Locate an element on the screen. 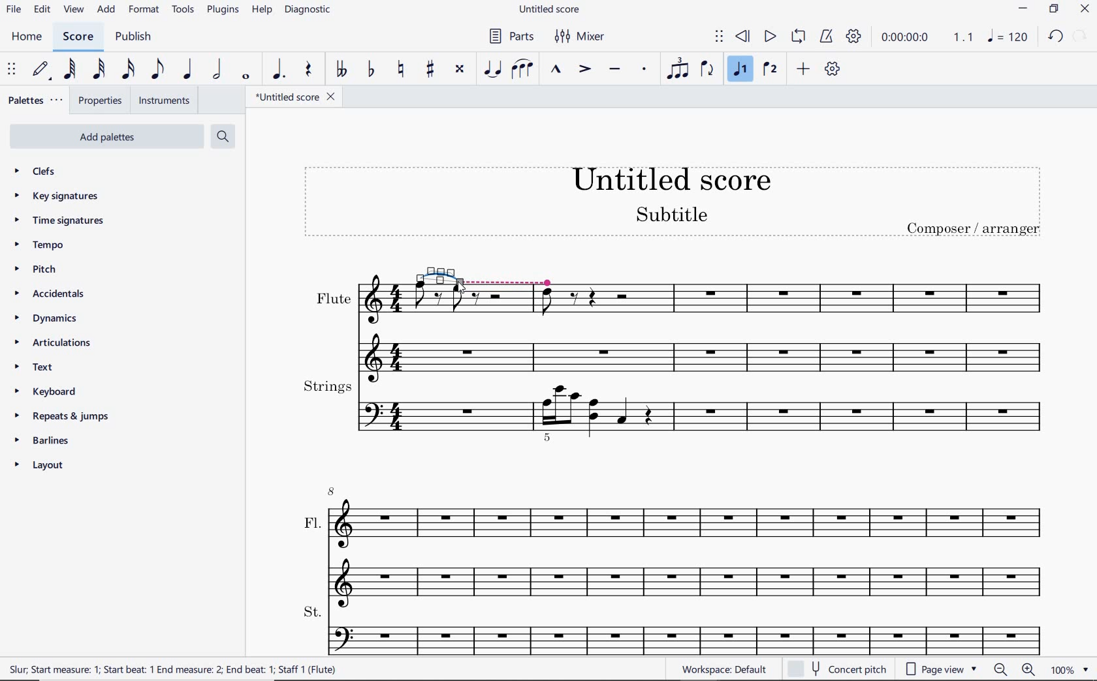  parts is located at coordinates (513, 37).